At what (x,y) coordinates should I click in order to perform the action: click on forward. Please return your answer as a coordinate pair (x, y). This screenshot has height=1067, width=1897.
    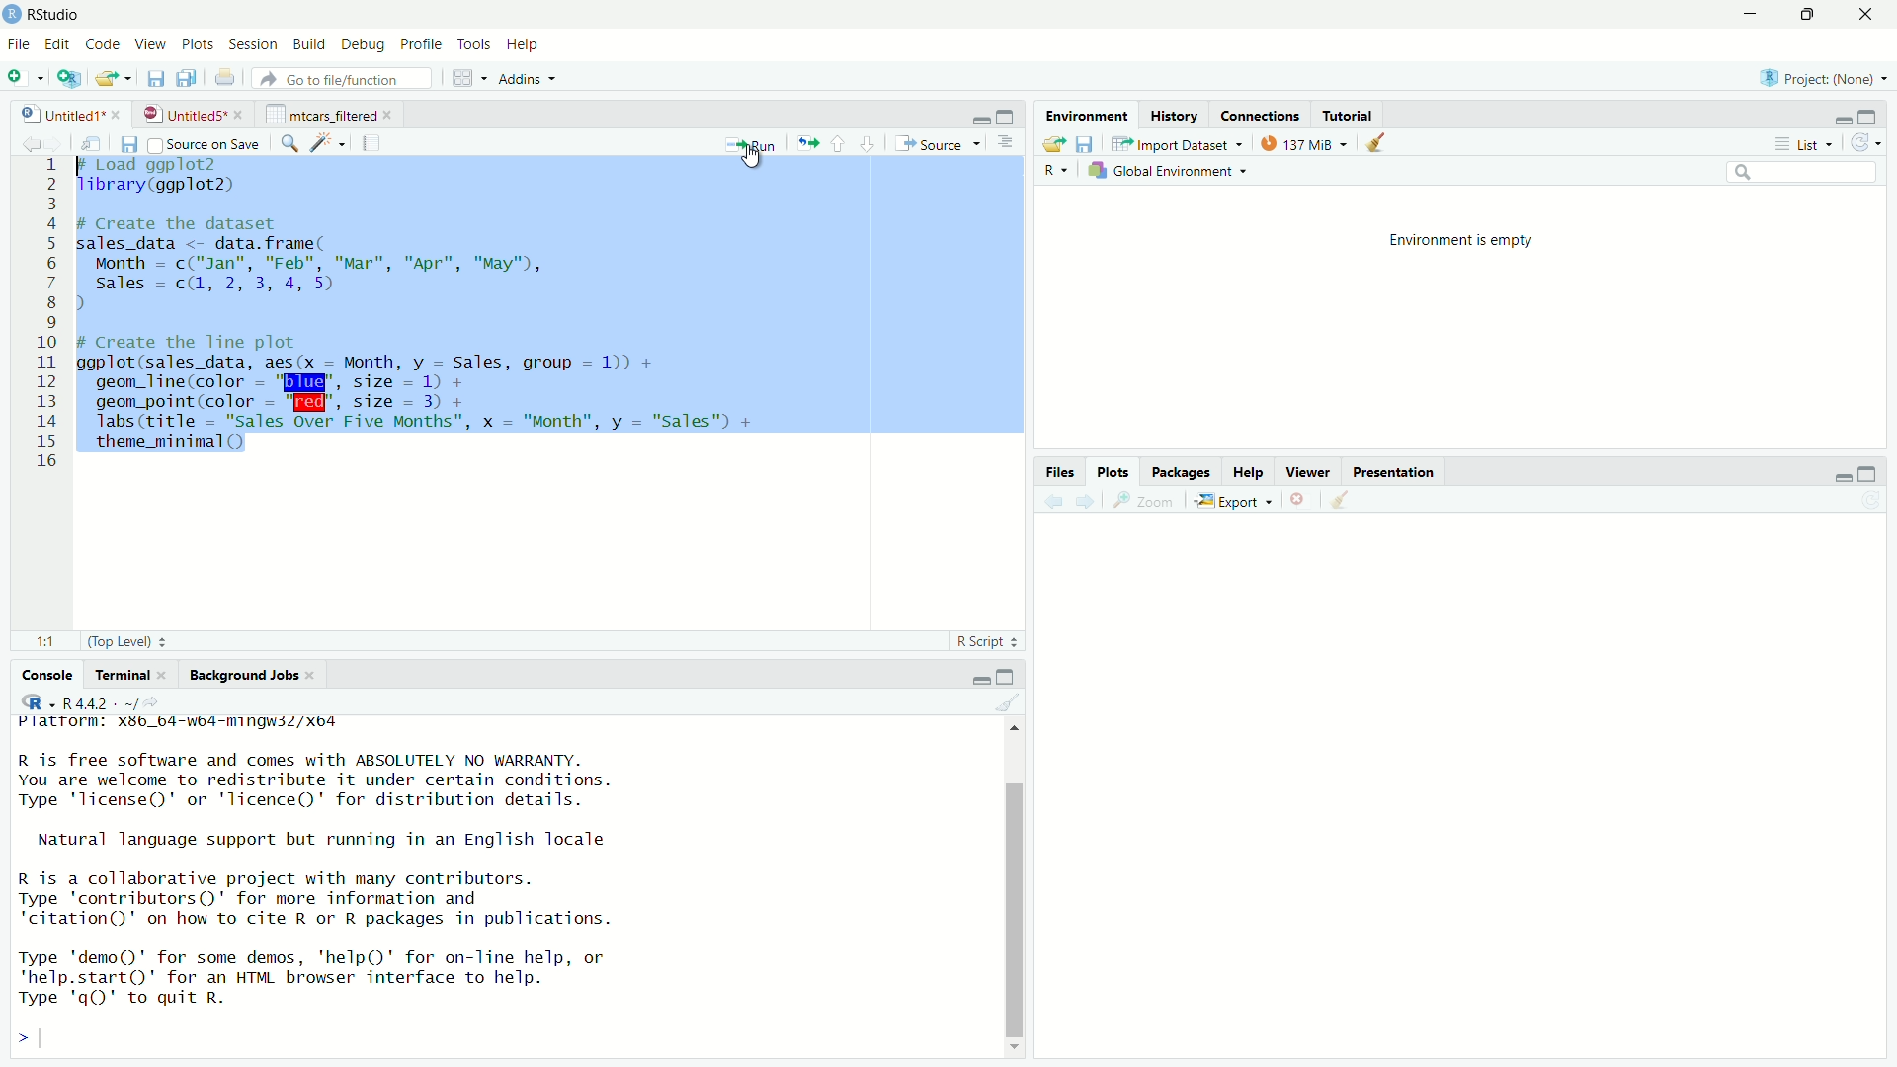
    Looking at the image, I should click on (62, 145).